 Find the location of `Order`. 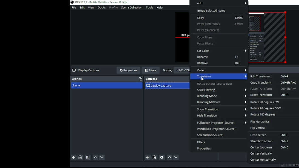

Order is located at coordinates (220, 70).